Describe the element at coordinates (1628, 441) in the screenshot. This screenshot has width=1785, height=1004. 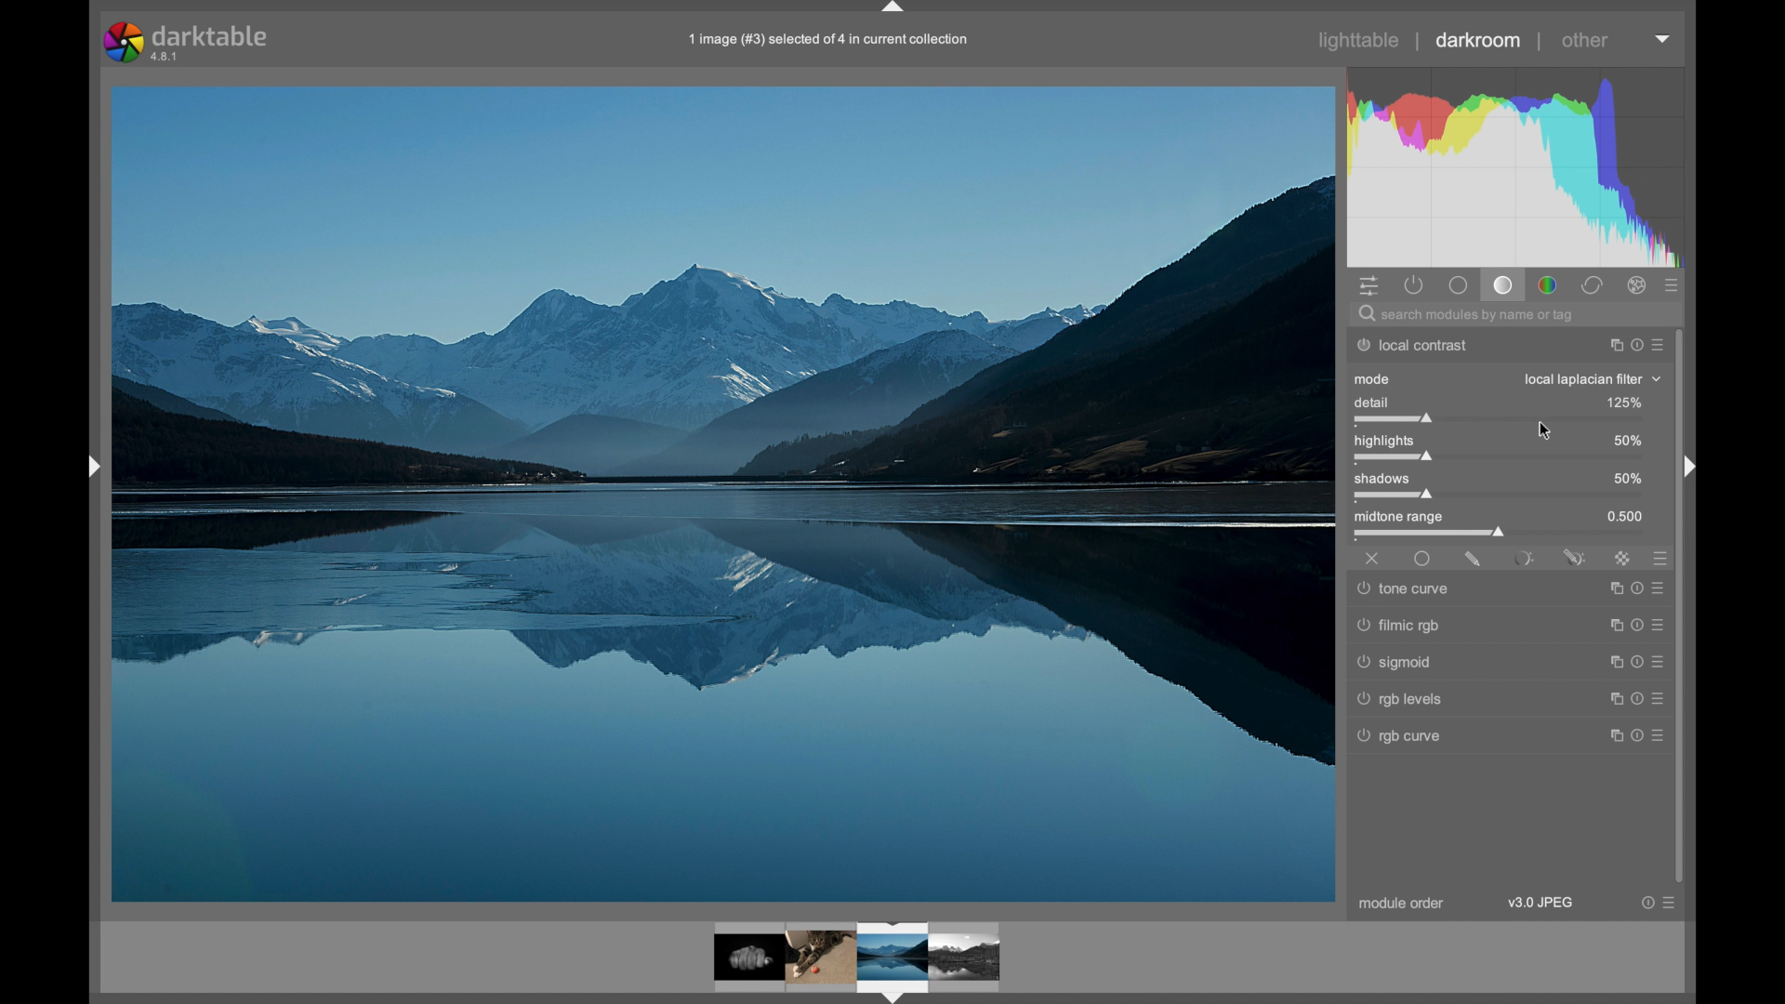
I see `` at that location.